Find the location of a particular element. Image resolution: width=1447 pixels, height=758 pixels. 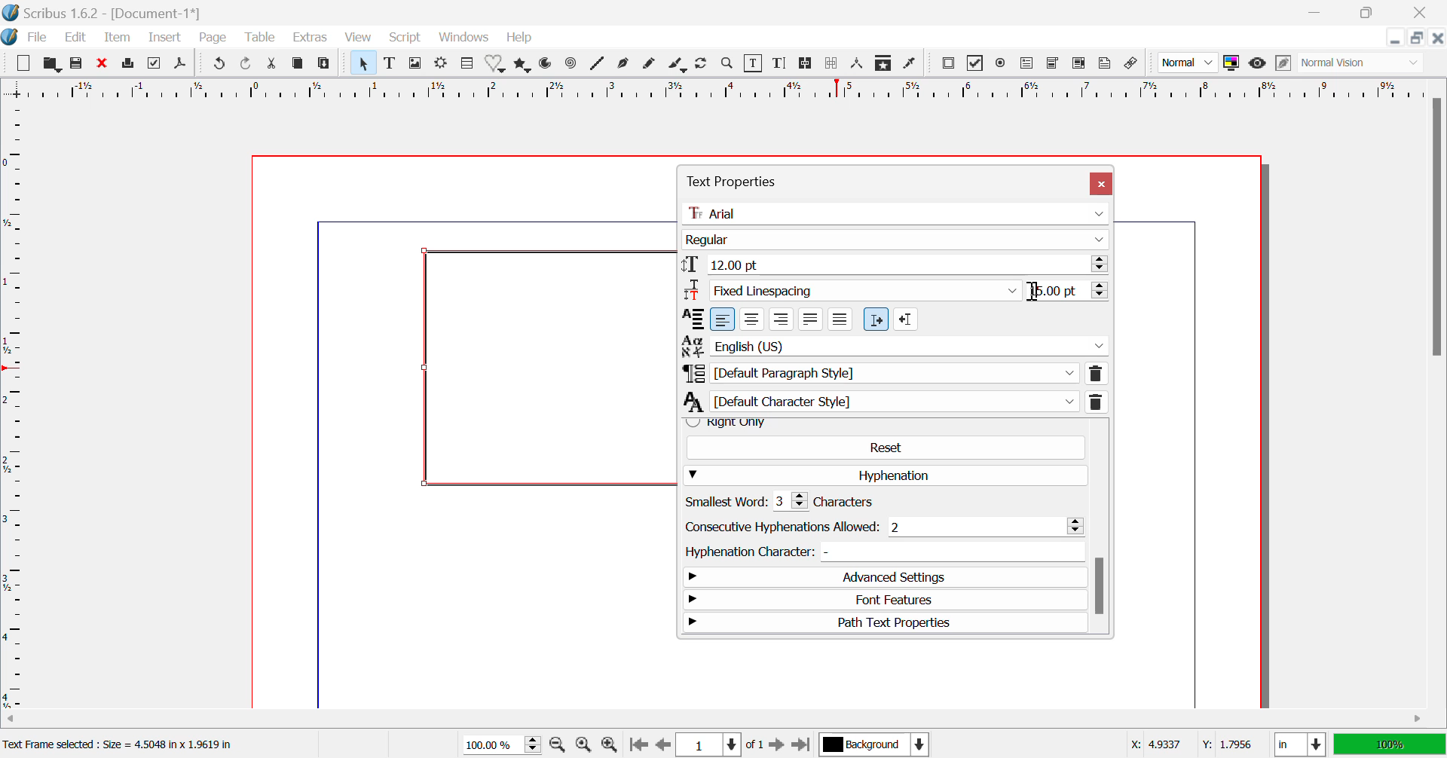

Redo is located at coordinates (246, 65).